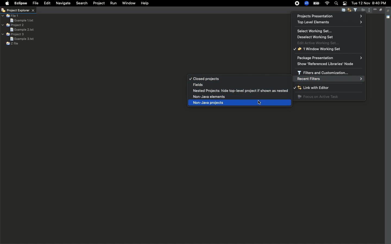  What do you see at coordinates (22, 39) in the screenshot?
I see `Example 3 text file` at bounding box center [22, 39].